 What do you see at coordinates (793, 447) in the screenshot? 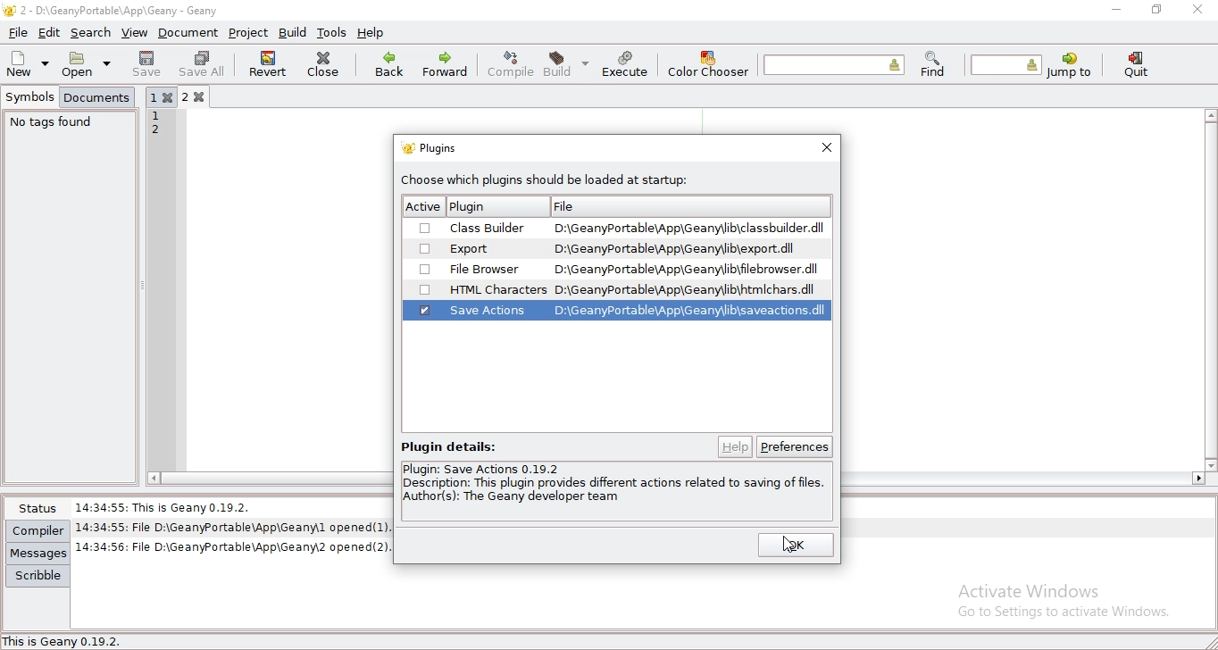
I see `preferences` at bounding box center [793, 447].